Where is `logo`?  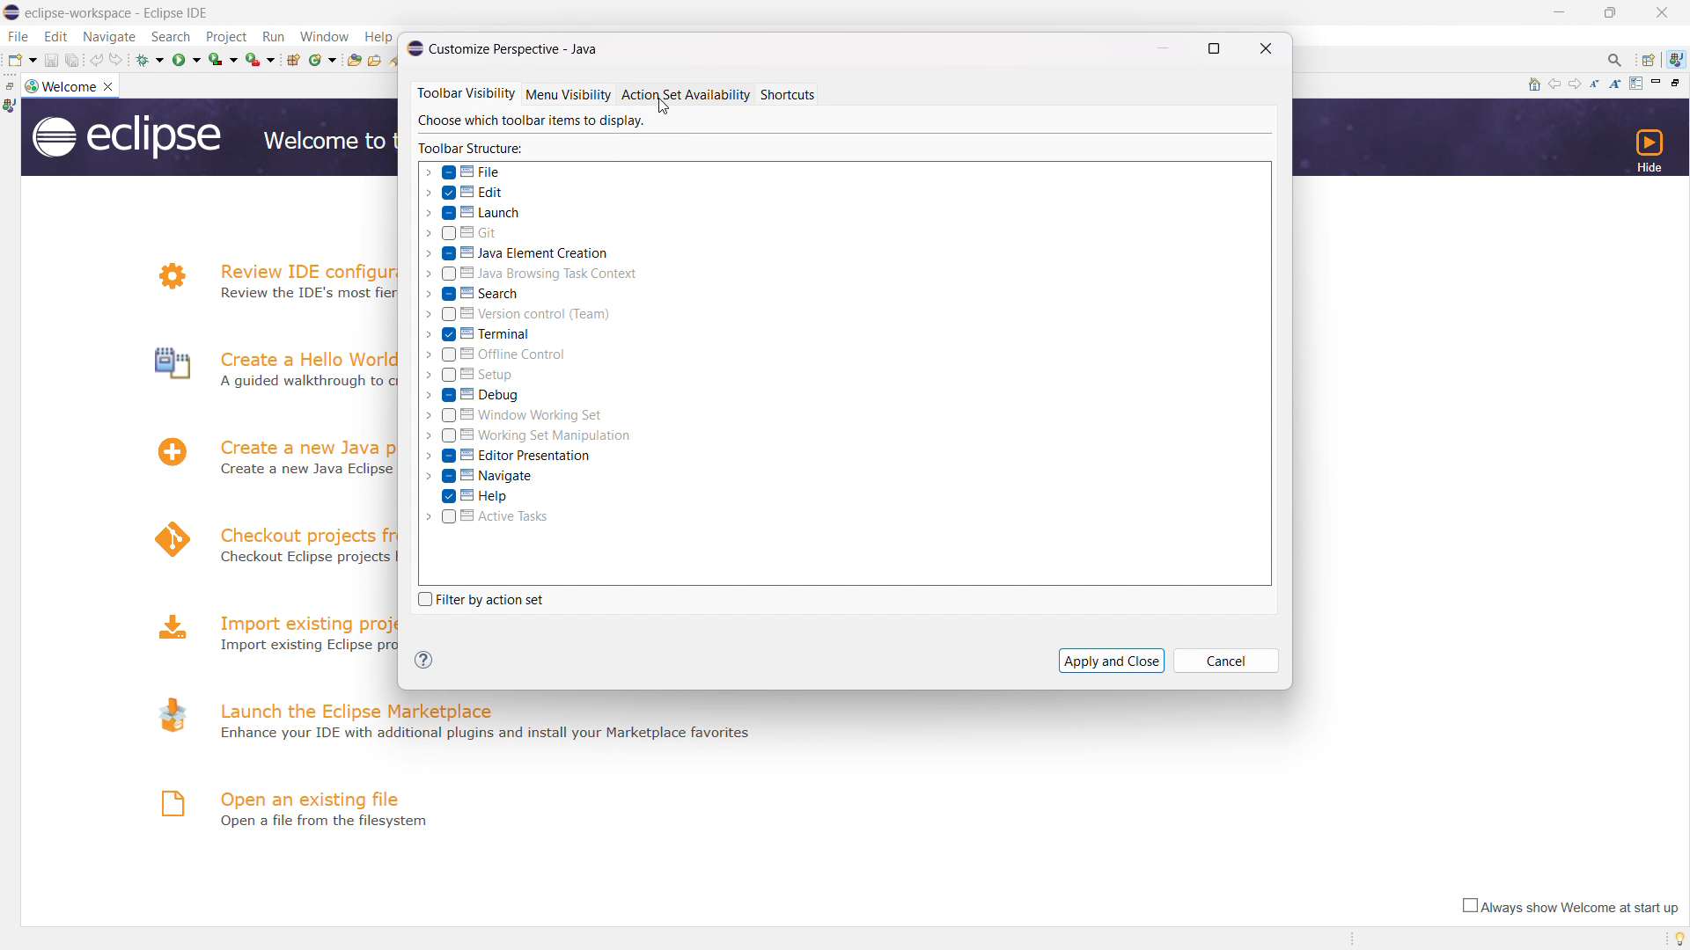 logo is located at coordinates (30, 85).